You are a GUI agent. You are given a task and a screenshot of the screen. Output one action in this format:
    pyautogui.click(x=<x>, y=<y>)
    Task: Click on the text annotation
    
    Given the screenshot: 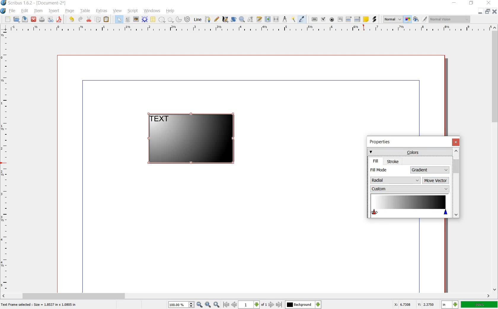 What is the action you would take?
    pyautogui.click(x=366, y=19)
    